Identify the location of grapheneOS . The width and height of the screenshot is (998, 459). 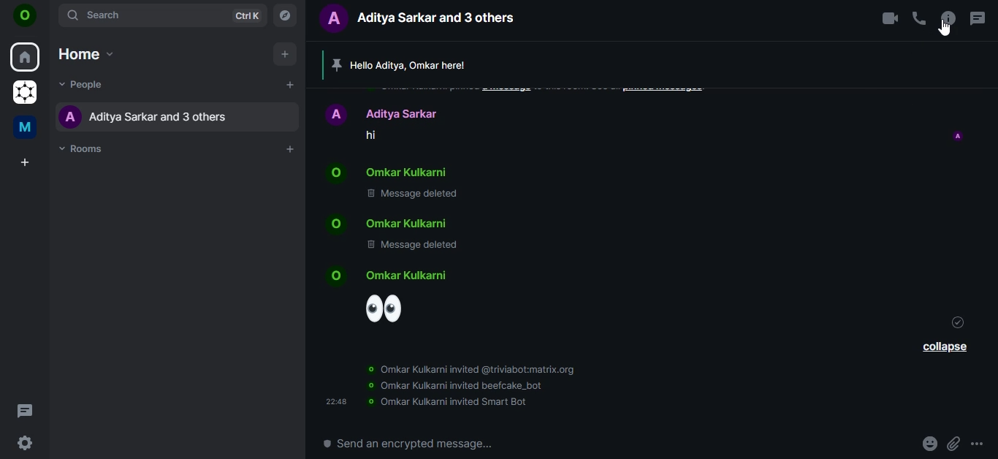
(23, 94).